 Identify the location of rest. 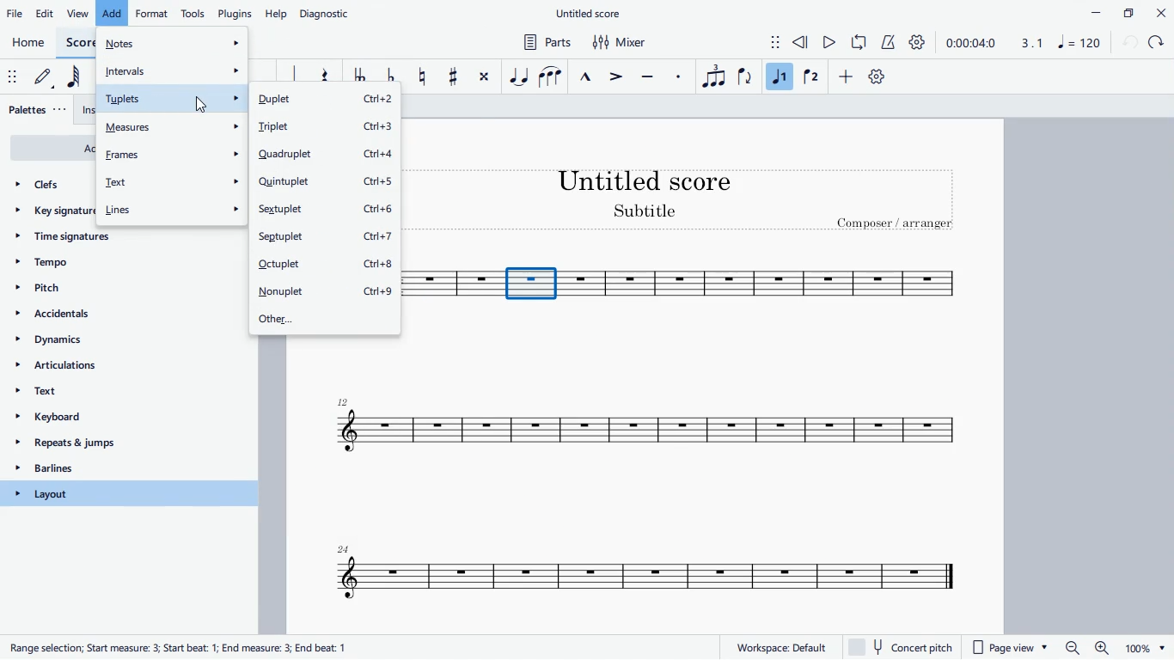
(324, 76).